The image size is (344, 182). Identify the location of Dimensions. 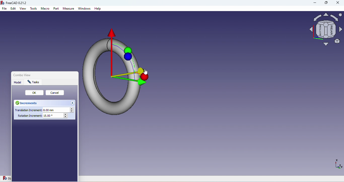
(338, 165).